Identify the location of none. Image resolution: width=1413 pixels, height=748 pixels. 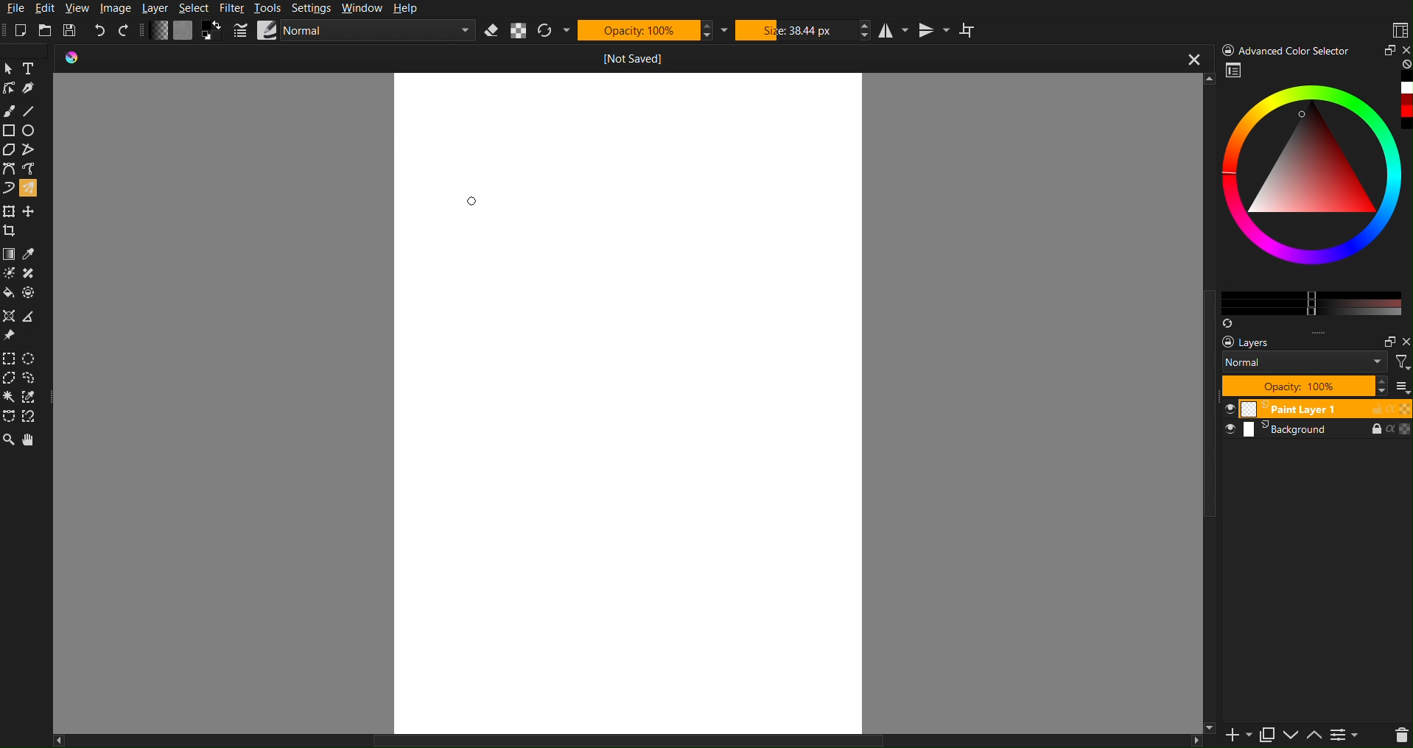
(1404, 65).